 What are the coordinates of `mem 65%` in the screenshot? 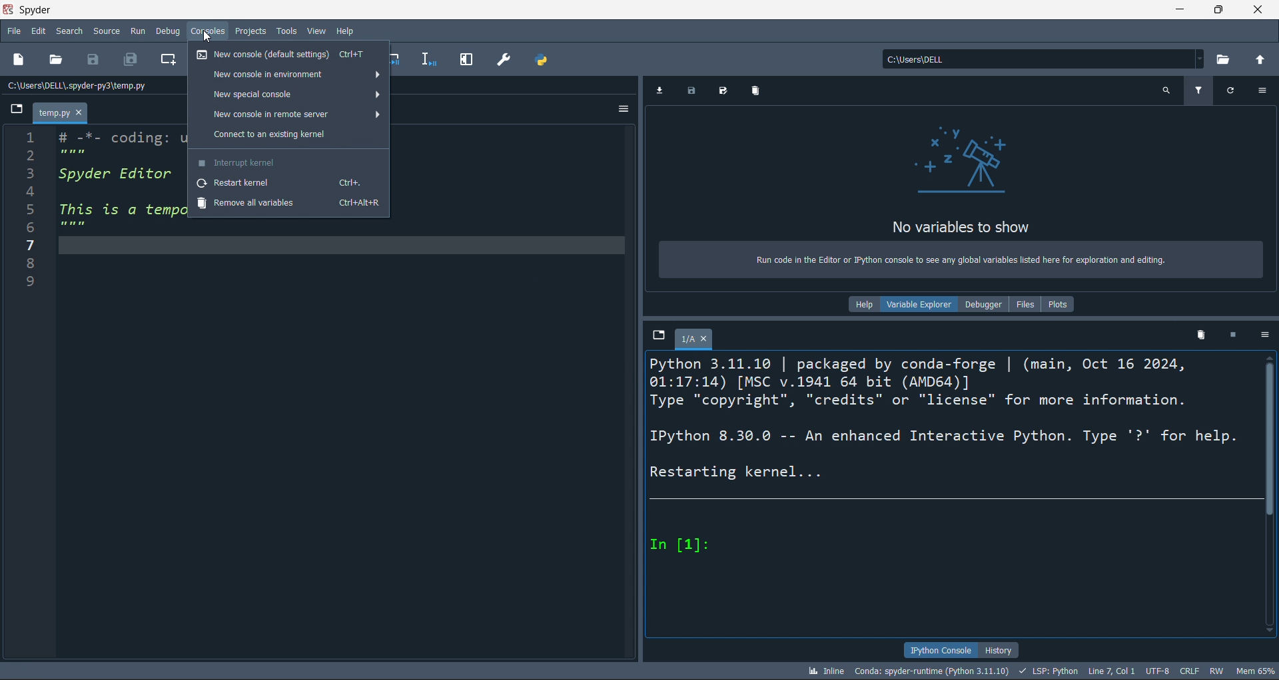 It's located at (1255, 669).